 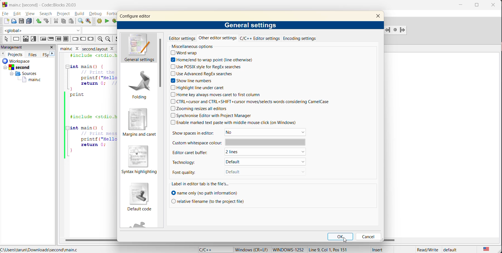 What do you see at coordinates (192, 133) in the screenshot?
I see `show spaces in editor` at bounding box center [192, 133].